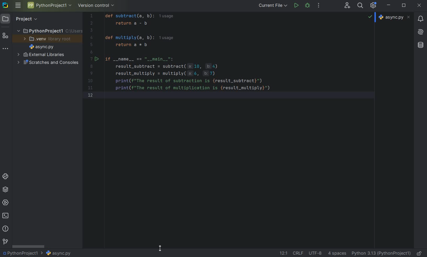  What do you see at coordinates (284, 253) in the screenshot?
I see `go to line` at bounding box center [284, 253].